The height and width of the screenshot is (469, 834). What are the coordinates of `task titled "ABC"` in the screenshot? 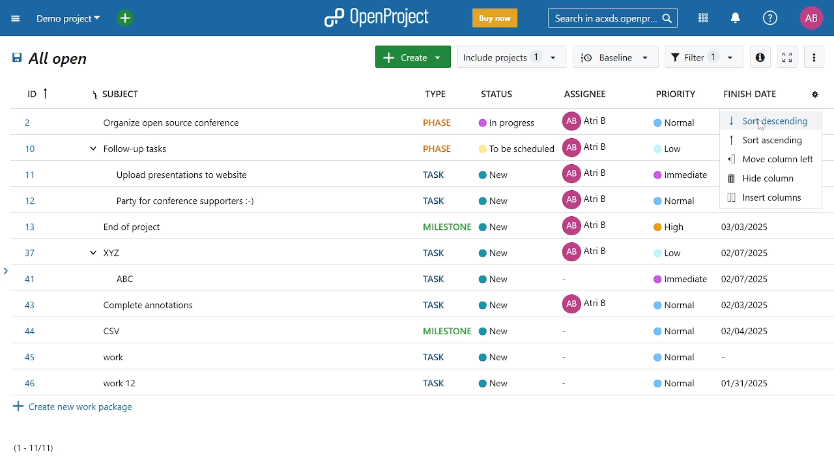 It's located at (422, 277).